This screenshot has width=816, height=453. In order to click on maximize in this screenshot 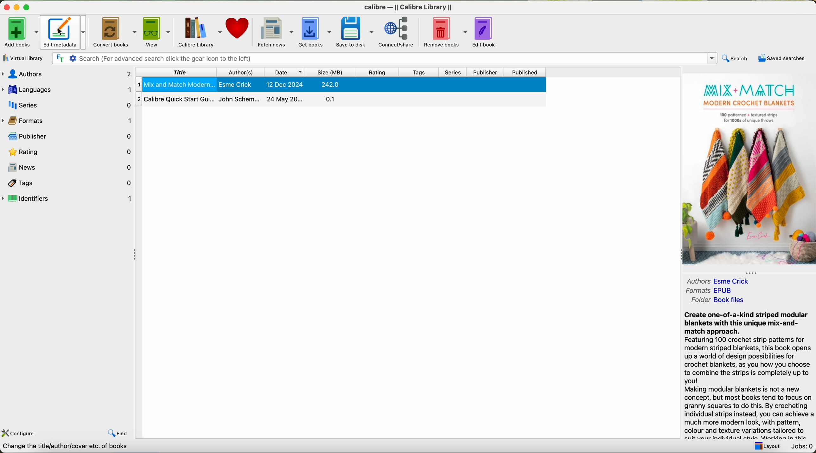, I will do `click(29, 8)`.